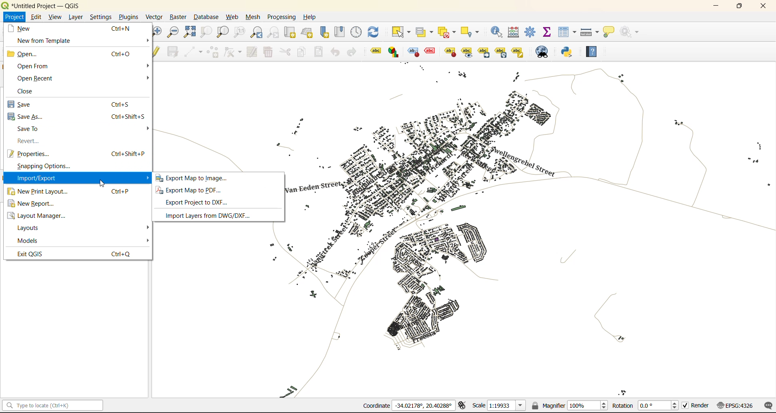 The width and height of the screenshot is (776, 413). What do you see at coordinates (231, 53) in the screenshot?
I see `vertex tools` at bounding box center [231, 53].